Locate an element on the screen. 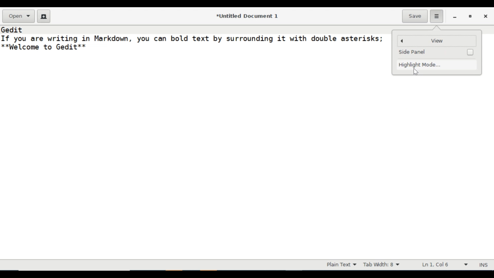 This screenshot has height=278, width=494. Application menu is located at coordinates (436, 16).